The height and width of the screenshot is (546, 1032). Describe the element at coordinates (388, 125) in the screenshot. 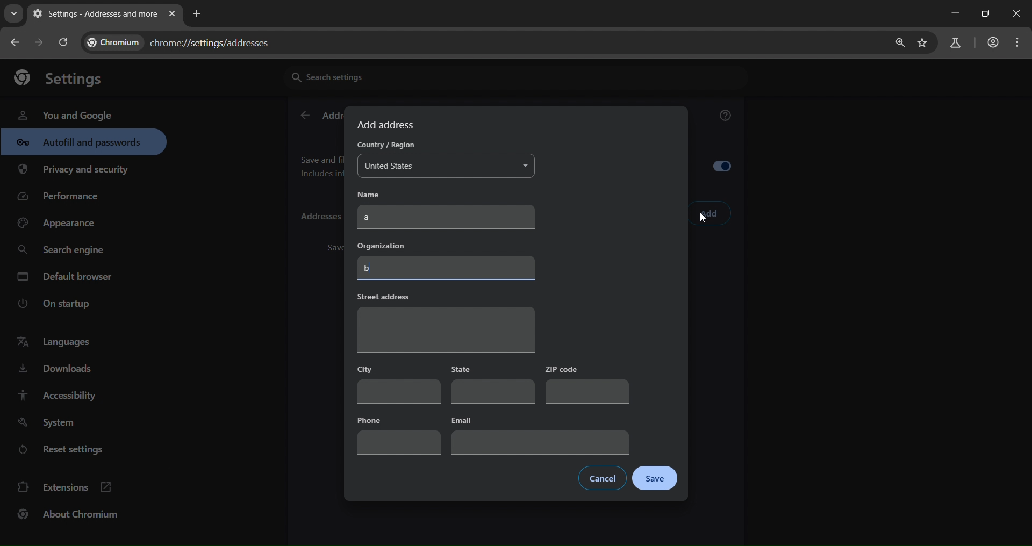

I see `add address` at that location.